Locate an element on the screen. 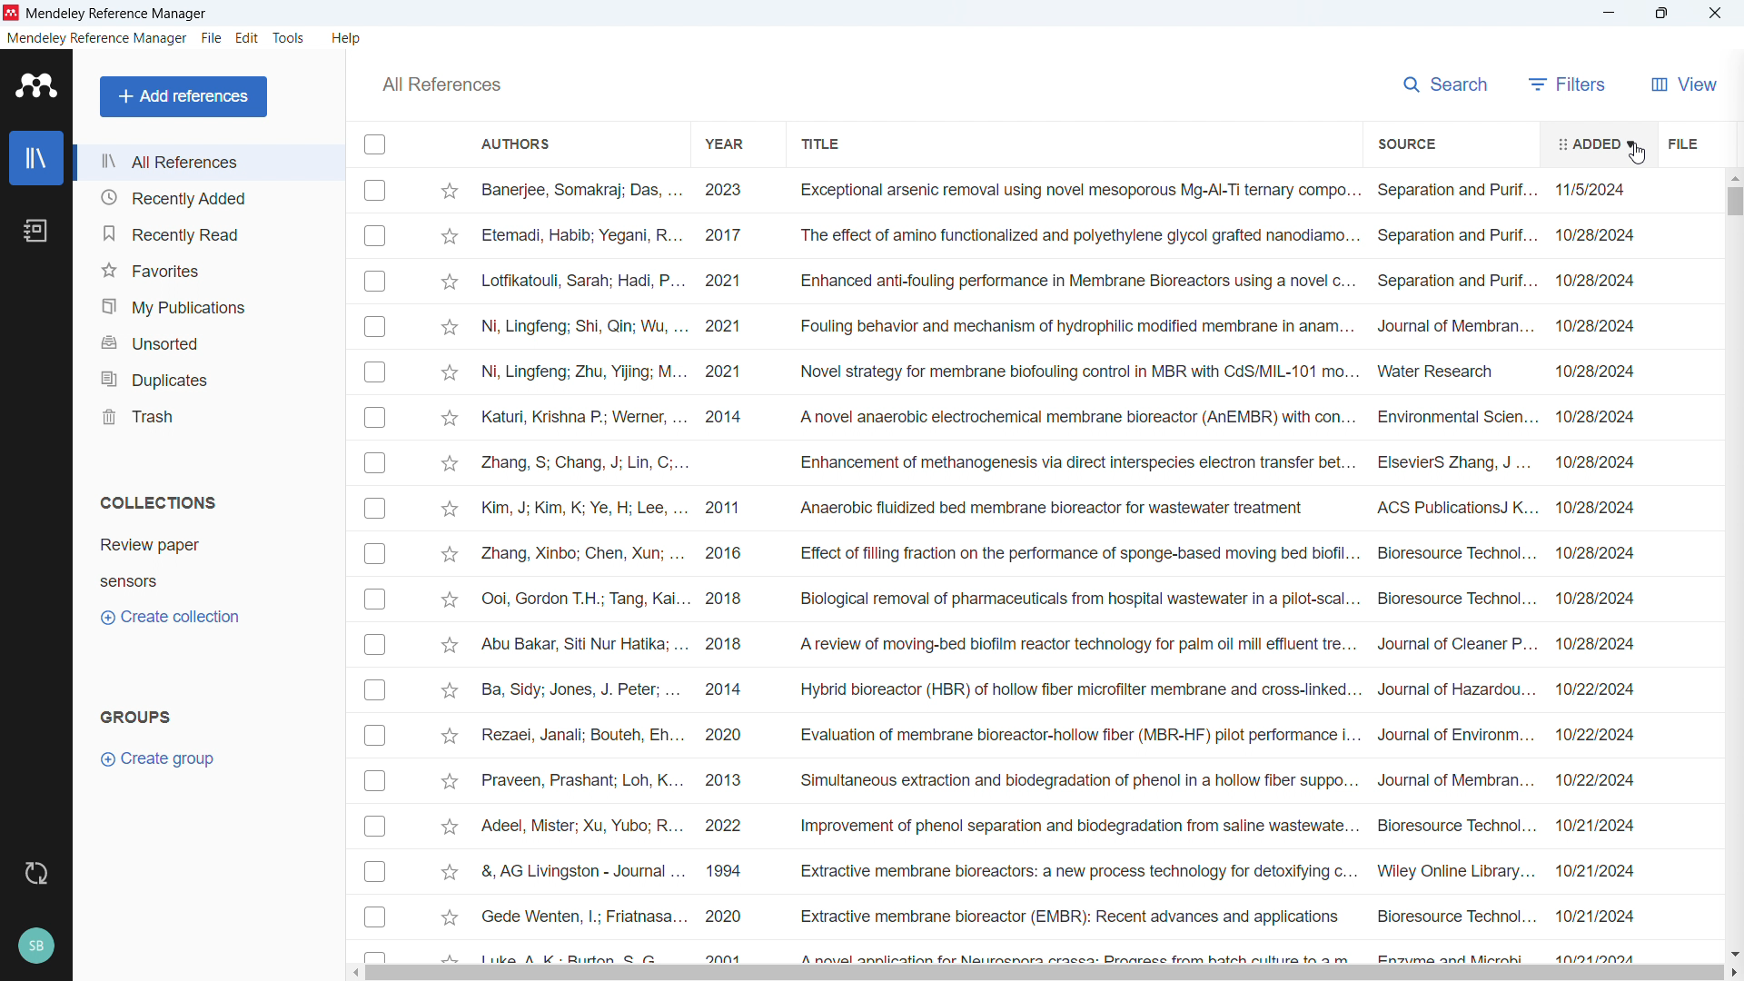 Image resolution: width=1744 pixels, height=981 pixels. Select all  is located at coordinates (374, 144).